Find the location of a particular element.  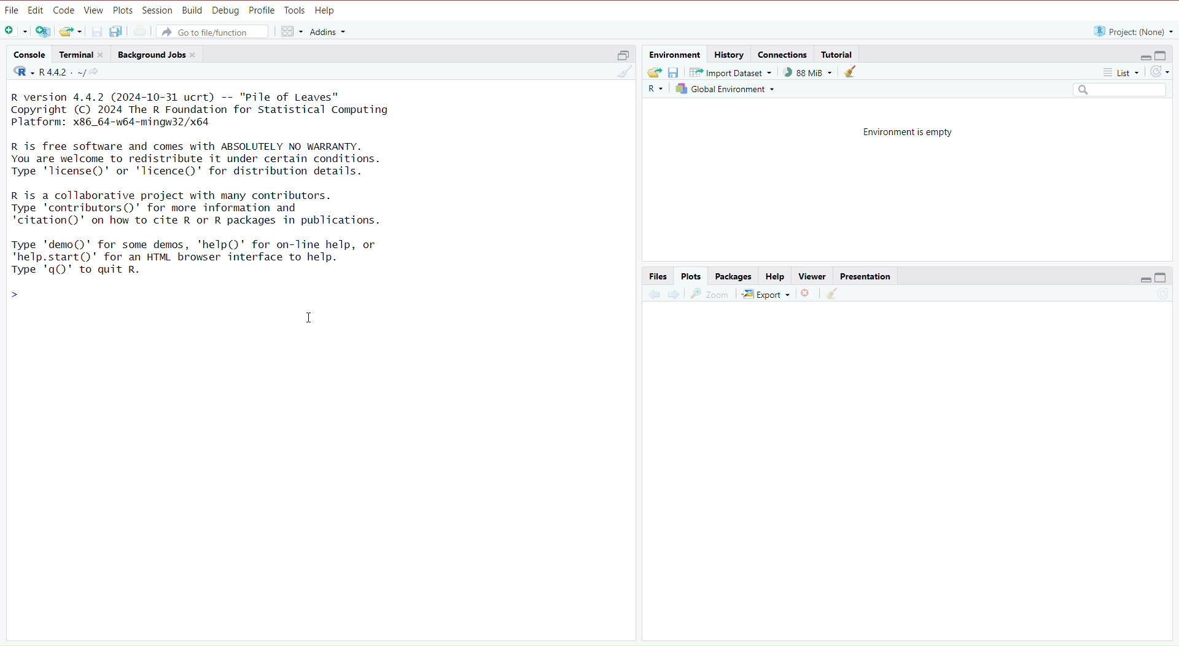

save current document is located at coordinates (98, 31).